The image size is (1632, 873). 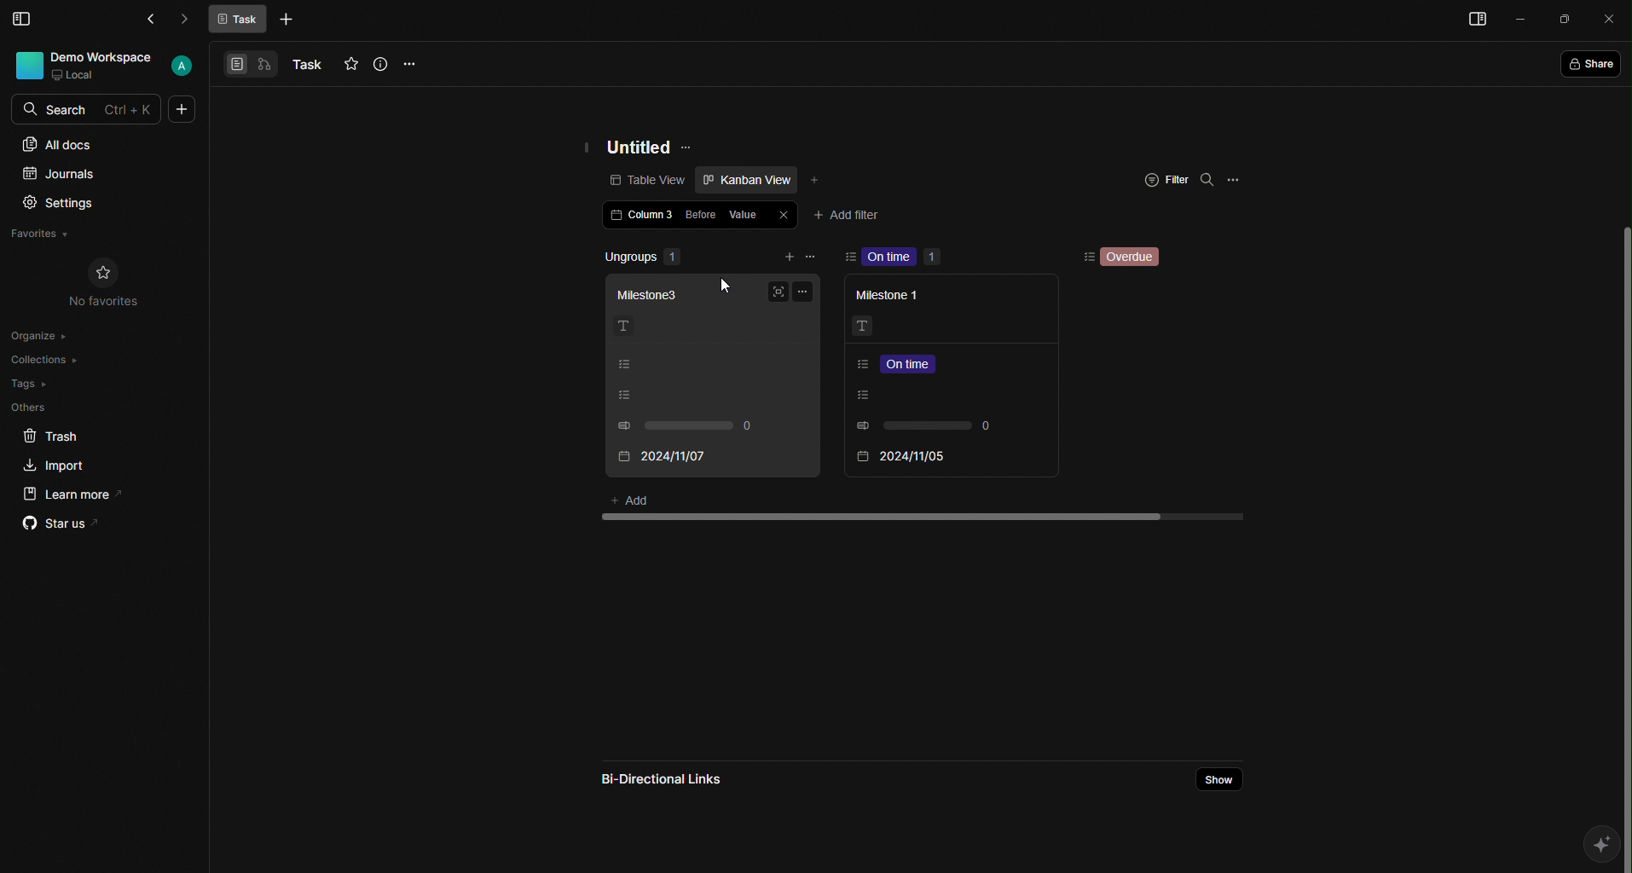 What do you see at coordinates (156, 18) in the screenshot?
I see `Back` at bounding box center [156, 18].